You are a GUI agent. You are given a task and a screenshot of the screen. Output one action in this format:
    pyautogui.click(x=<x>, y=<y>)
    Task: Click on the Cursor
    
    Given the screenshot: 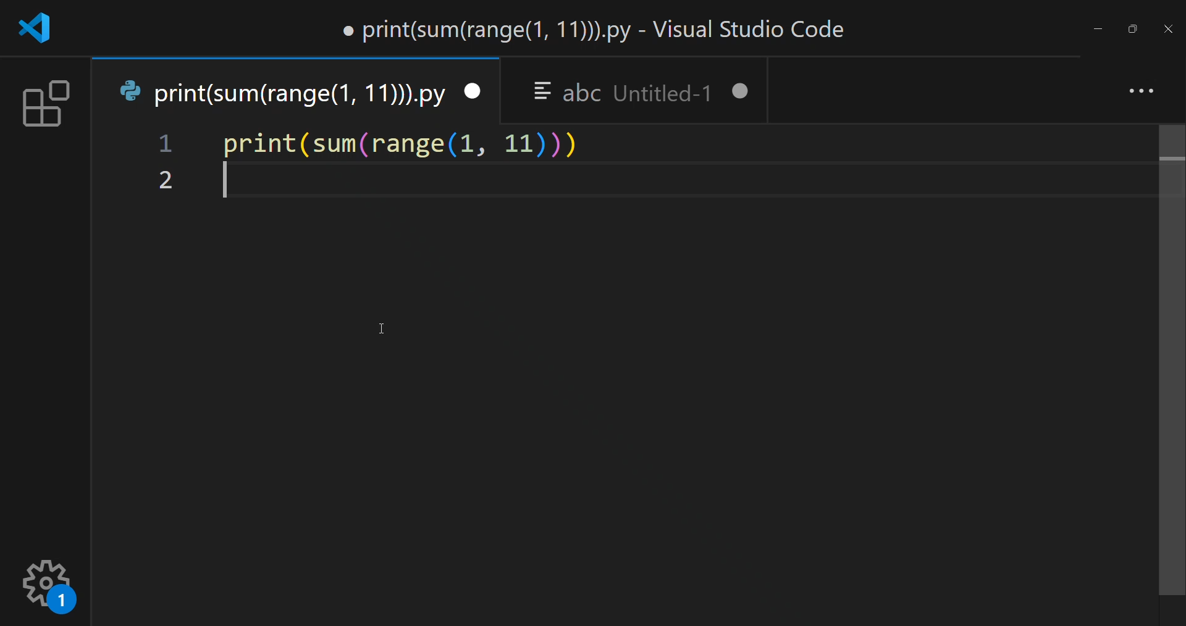 What is the action you would take?
    pyautogui.click(x=386, y=328)
    